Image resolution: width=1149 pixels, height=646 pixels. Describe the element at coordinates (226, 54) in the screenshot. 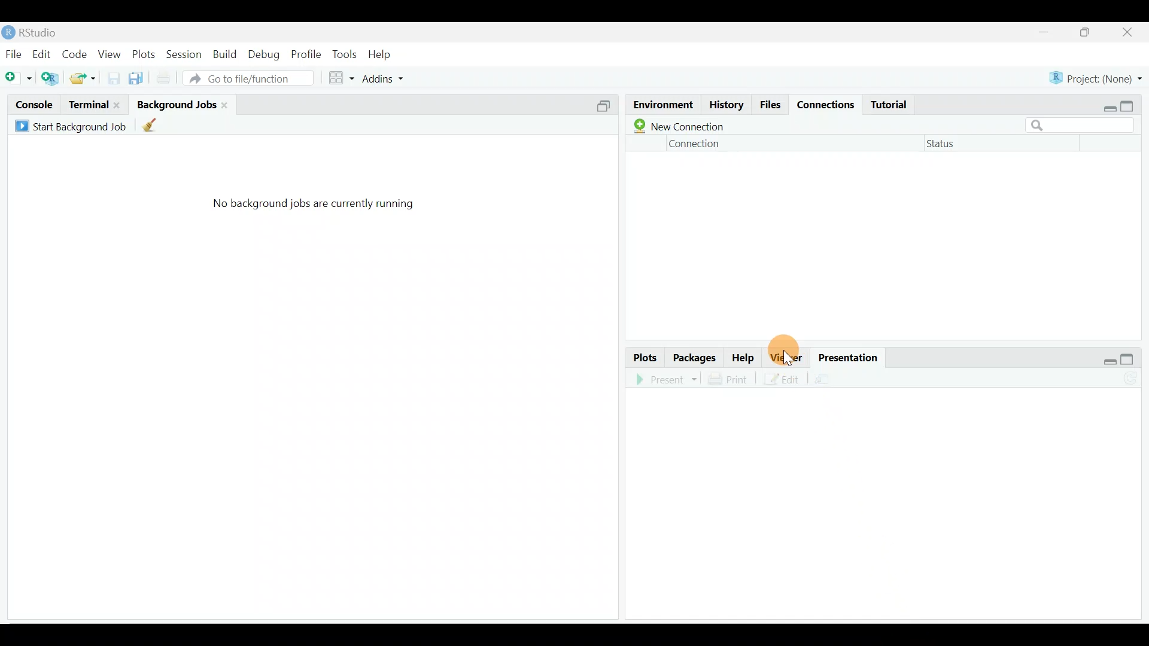

I see `Build` at that location.